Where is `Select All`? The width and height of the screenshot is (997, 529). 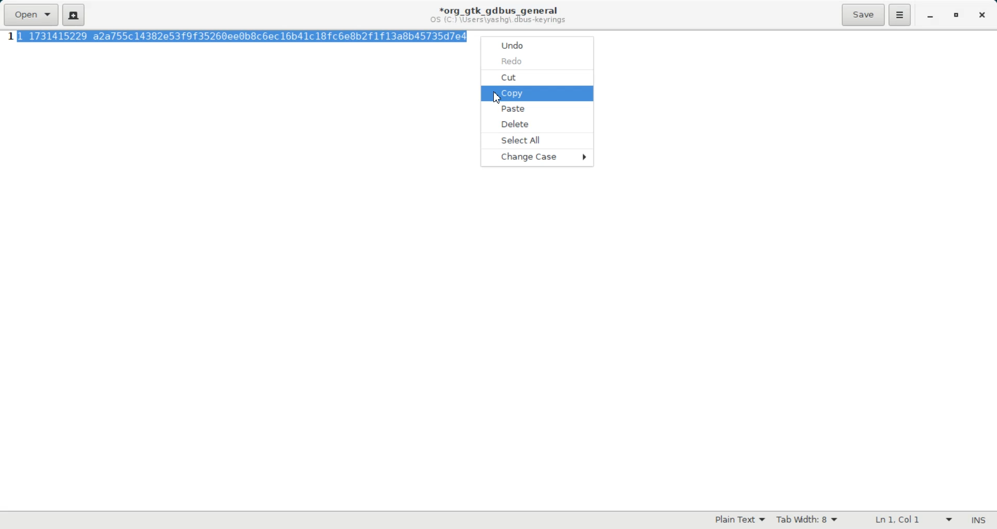
Select All is located at coordinates (534, 143).